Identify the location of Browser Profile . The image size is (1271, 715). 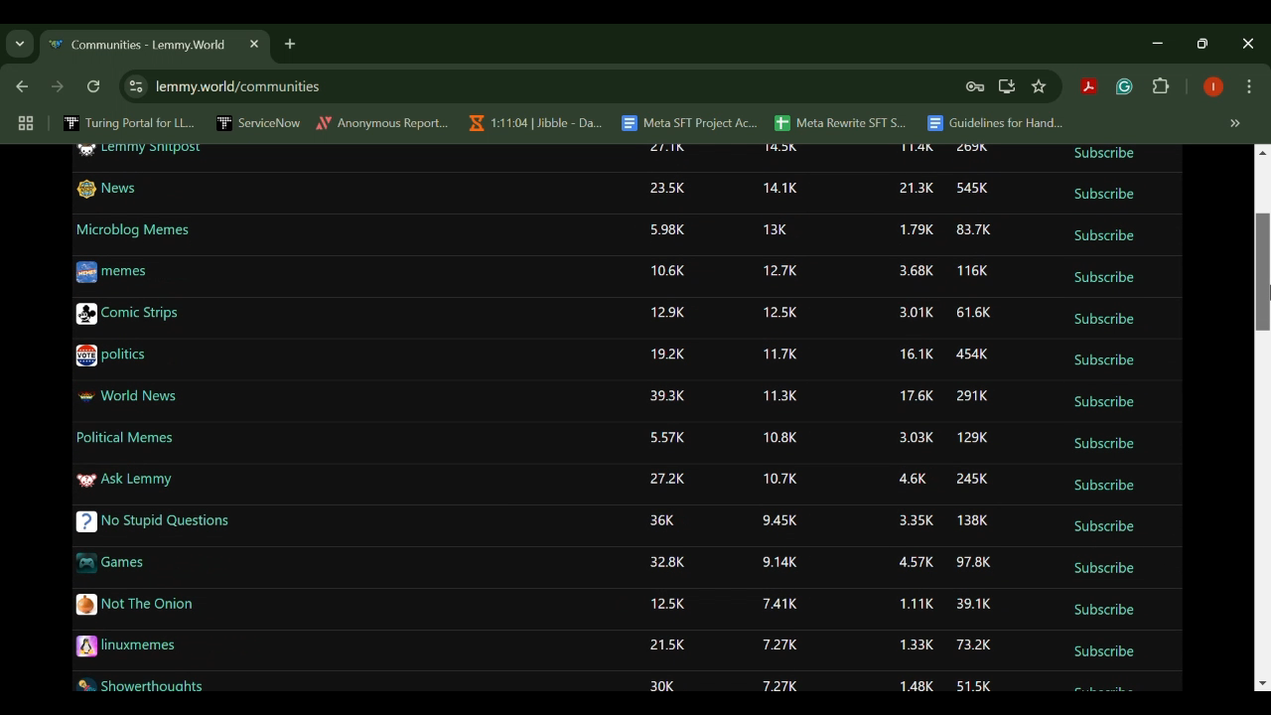
(1213, 88).